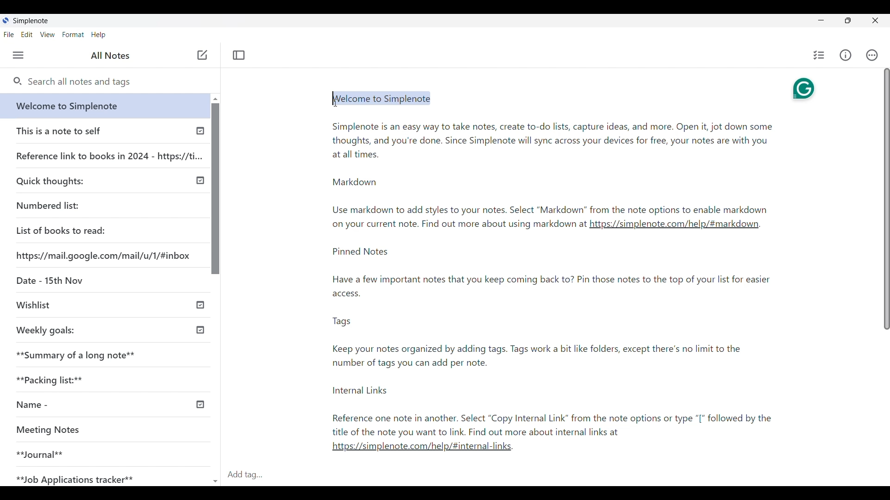 Image resolution: width=890 pixels, height=500 pixels. I want to click on Job Application tracker, so click(73, 477).